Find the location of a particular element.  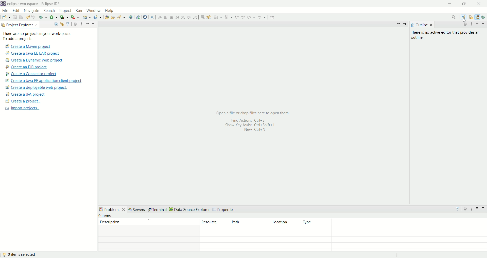

debug is located at coordinates (43, 17).